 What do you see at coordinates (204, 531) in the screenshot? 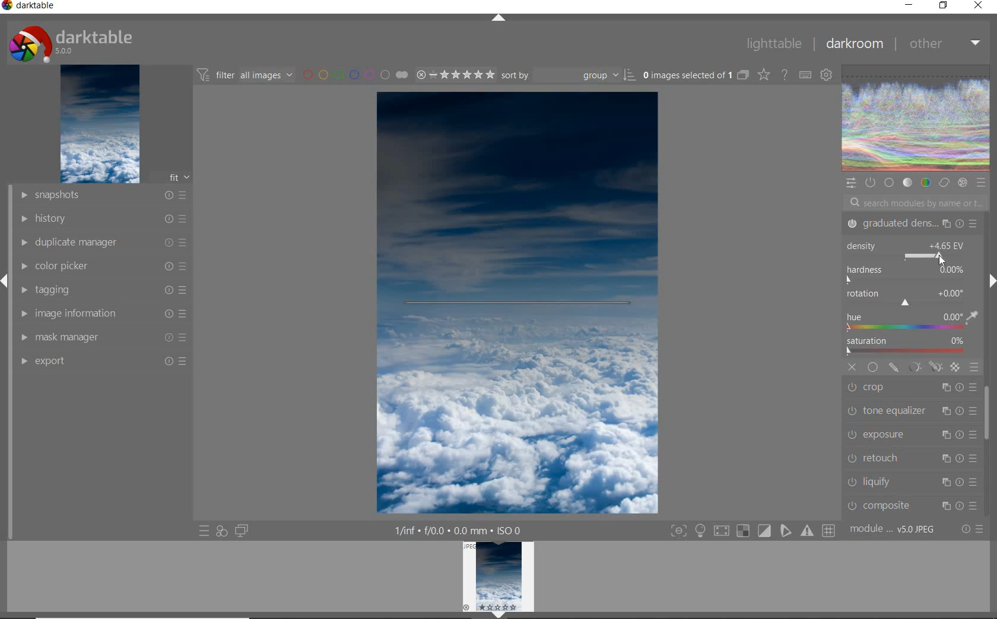
I see `QUICK ACCESS TO PRESET` at bounding box center [204, 531].